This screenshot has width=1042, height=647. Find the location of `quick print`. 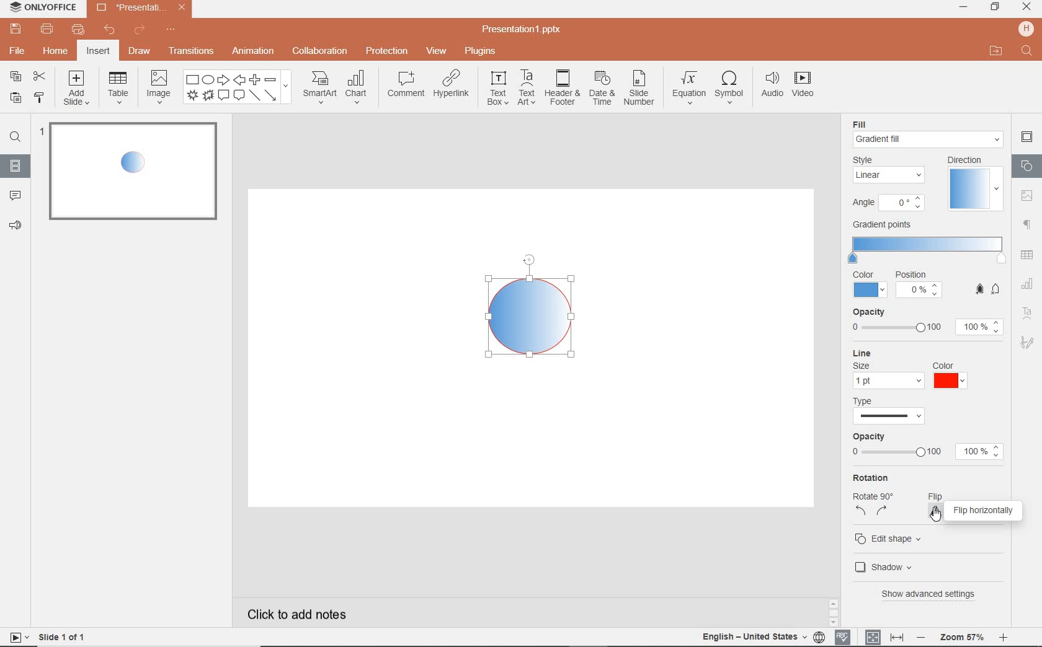

quick print is located at coordinates (81, 29).